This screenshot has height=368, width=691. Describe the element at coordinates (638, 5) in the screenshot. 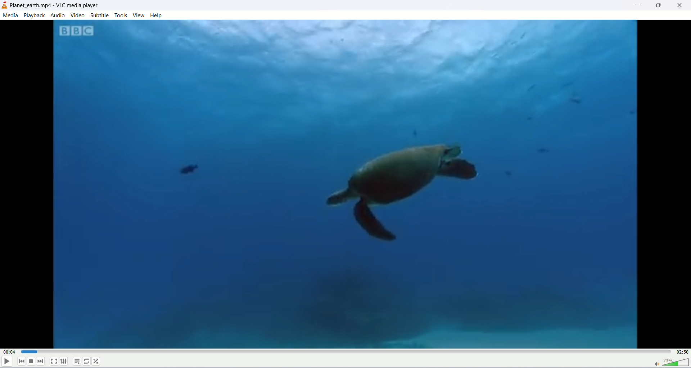

I see `minimize` at that location.